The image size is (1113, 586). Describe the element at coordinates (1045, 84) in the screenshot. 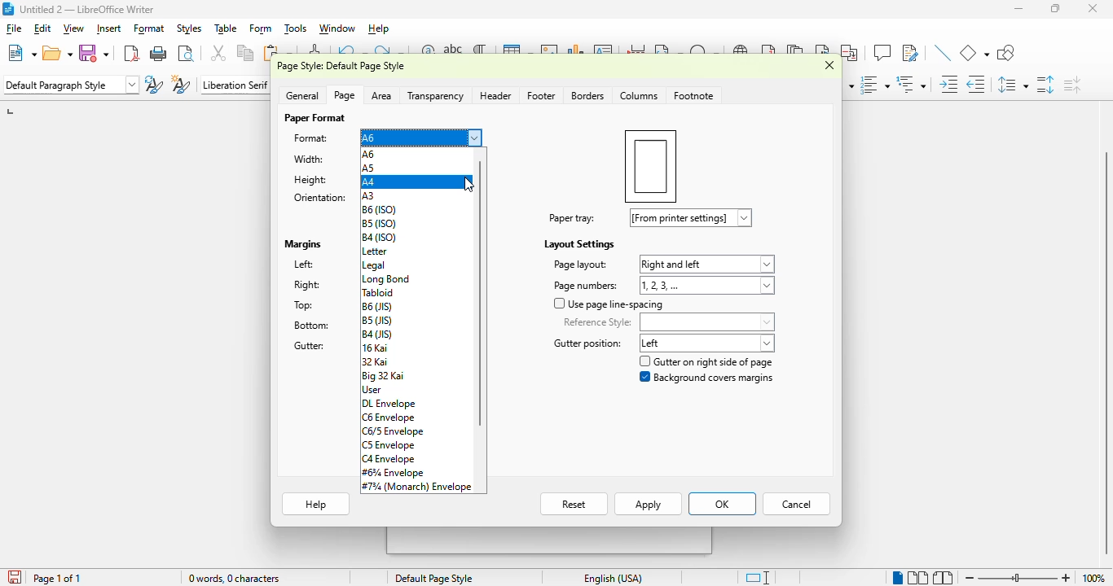

I see `increase paragraph spacing` at that location.